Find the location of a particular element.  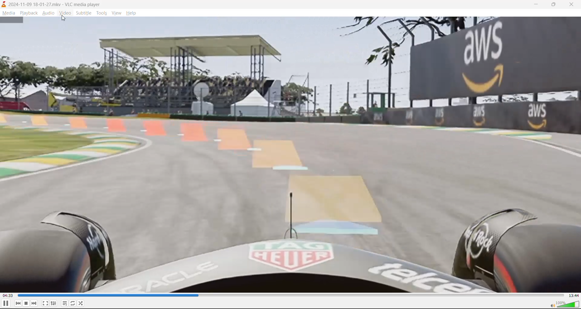

toggle loop is located at coordinates (73, 303).